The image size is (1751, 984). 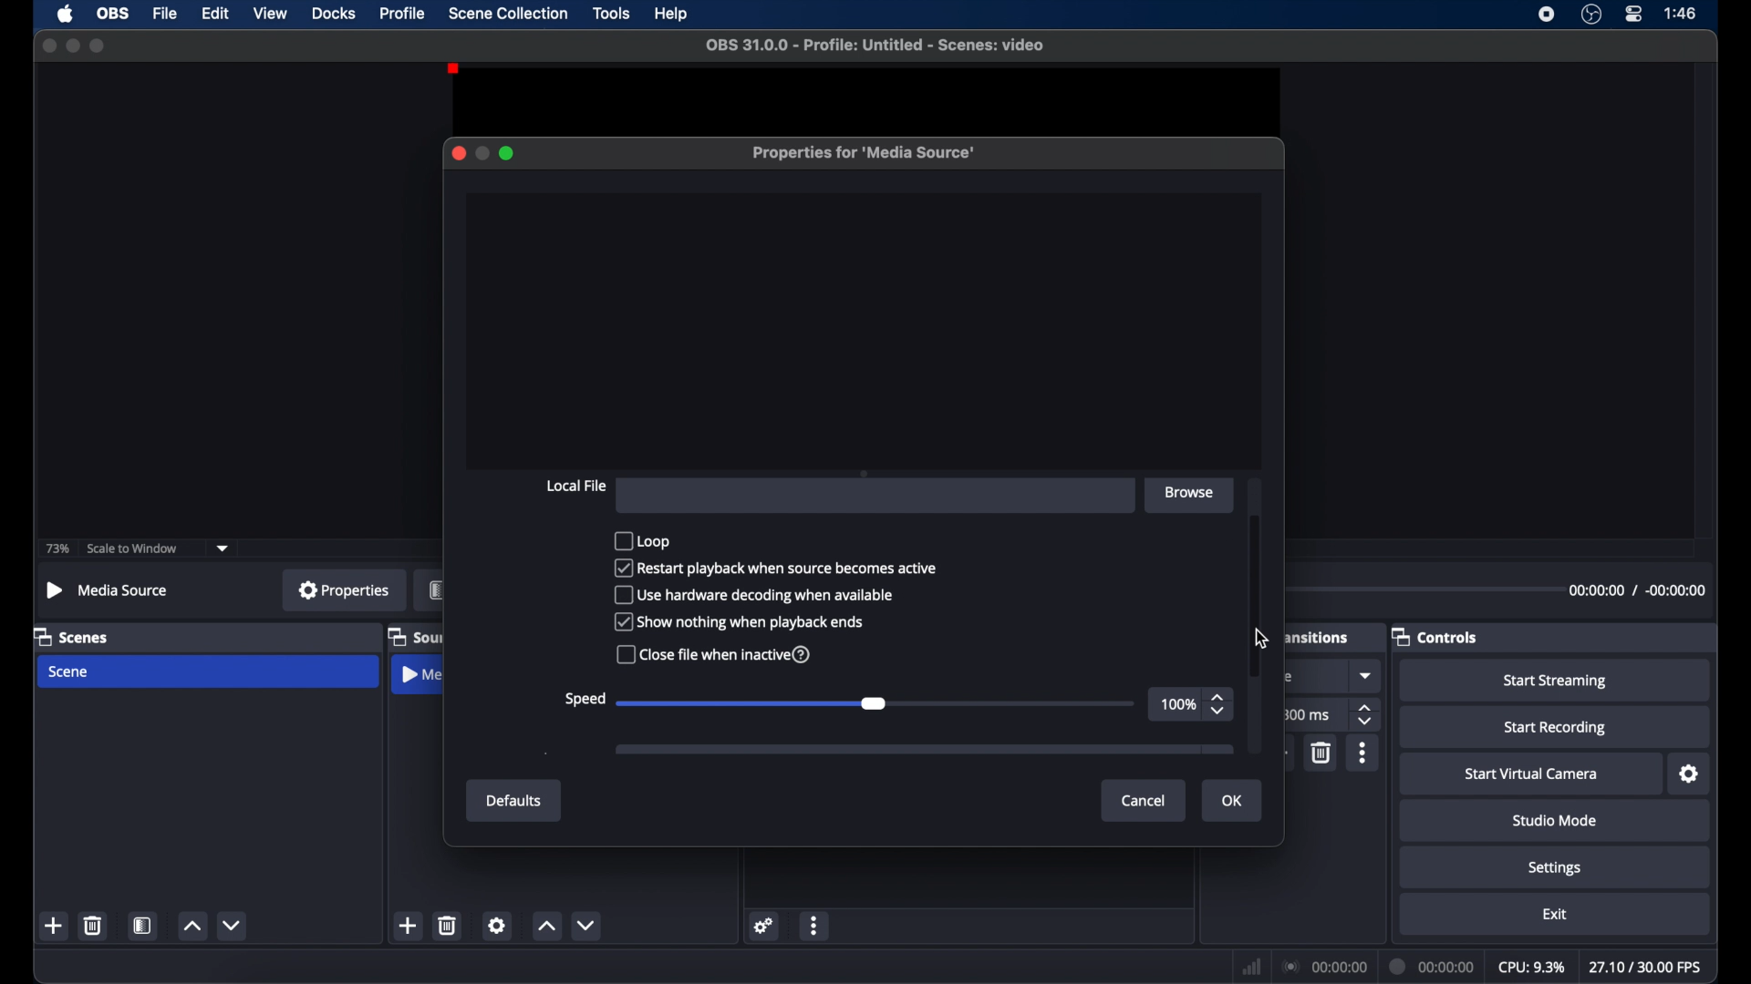 I want to click on maximize, so click(x=508, y=153).